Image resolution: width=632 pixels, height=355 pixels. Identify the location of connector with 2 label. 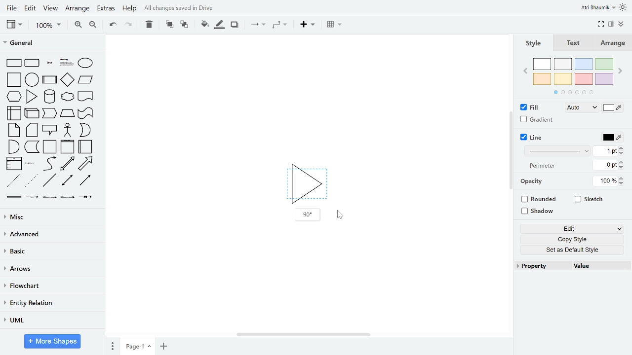
(50, 198).